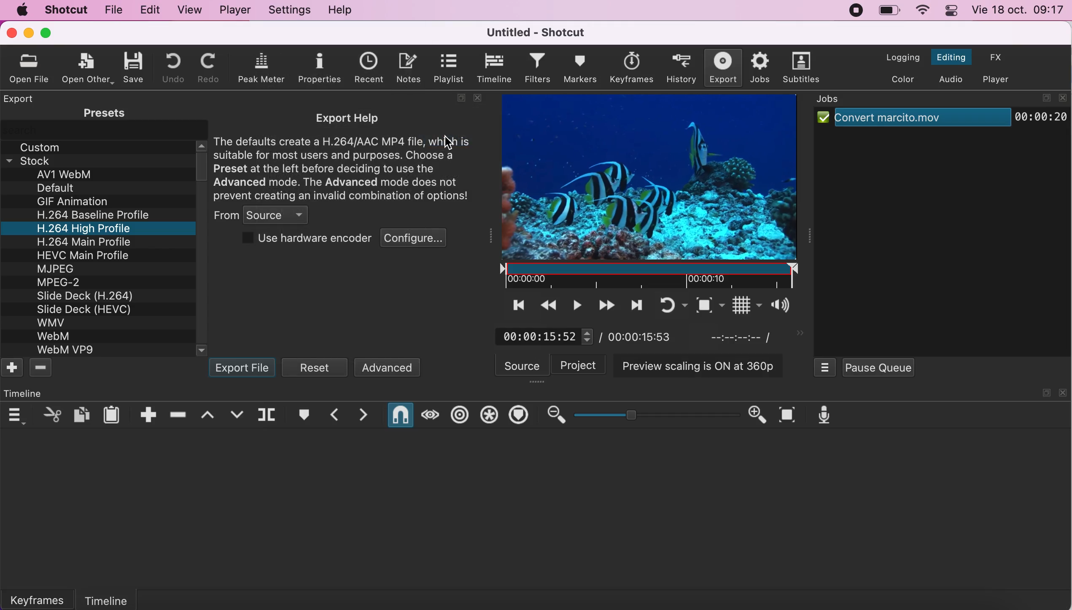 This screenshot has height=610, width=1072. Describe the element at coordinates (734, 306) in the screenshot. I see `toggle grid display on the player` at that location.